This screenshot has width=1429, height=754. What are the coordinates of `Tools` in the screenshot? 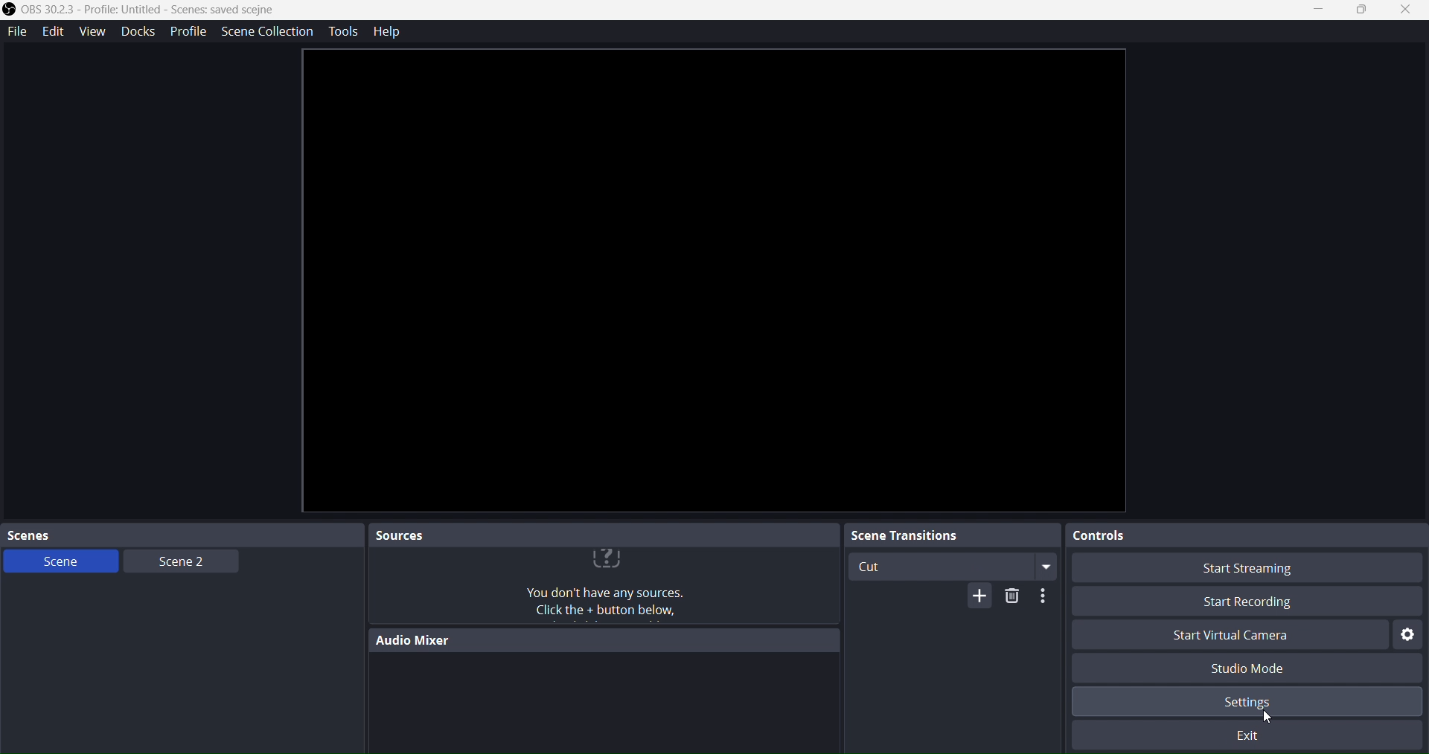 It's located at (342, 32).